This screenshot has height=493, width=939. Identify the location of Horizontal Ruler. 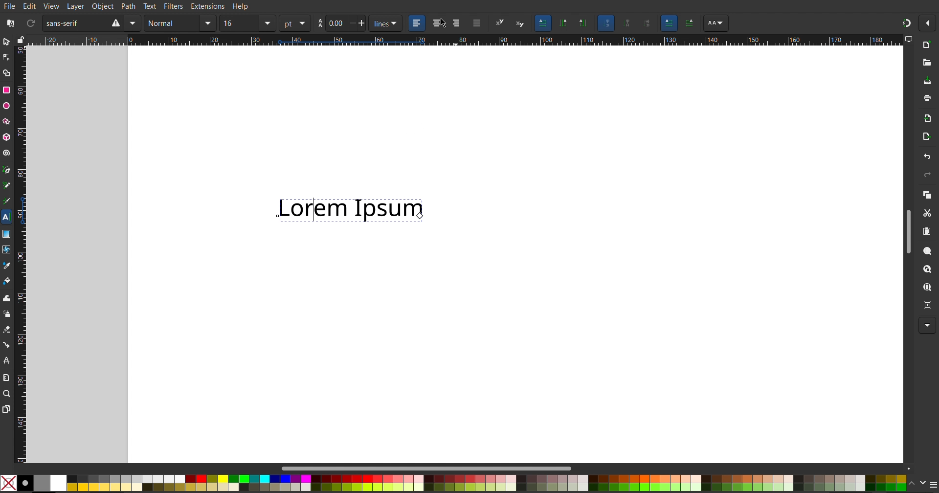
(505, 41).